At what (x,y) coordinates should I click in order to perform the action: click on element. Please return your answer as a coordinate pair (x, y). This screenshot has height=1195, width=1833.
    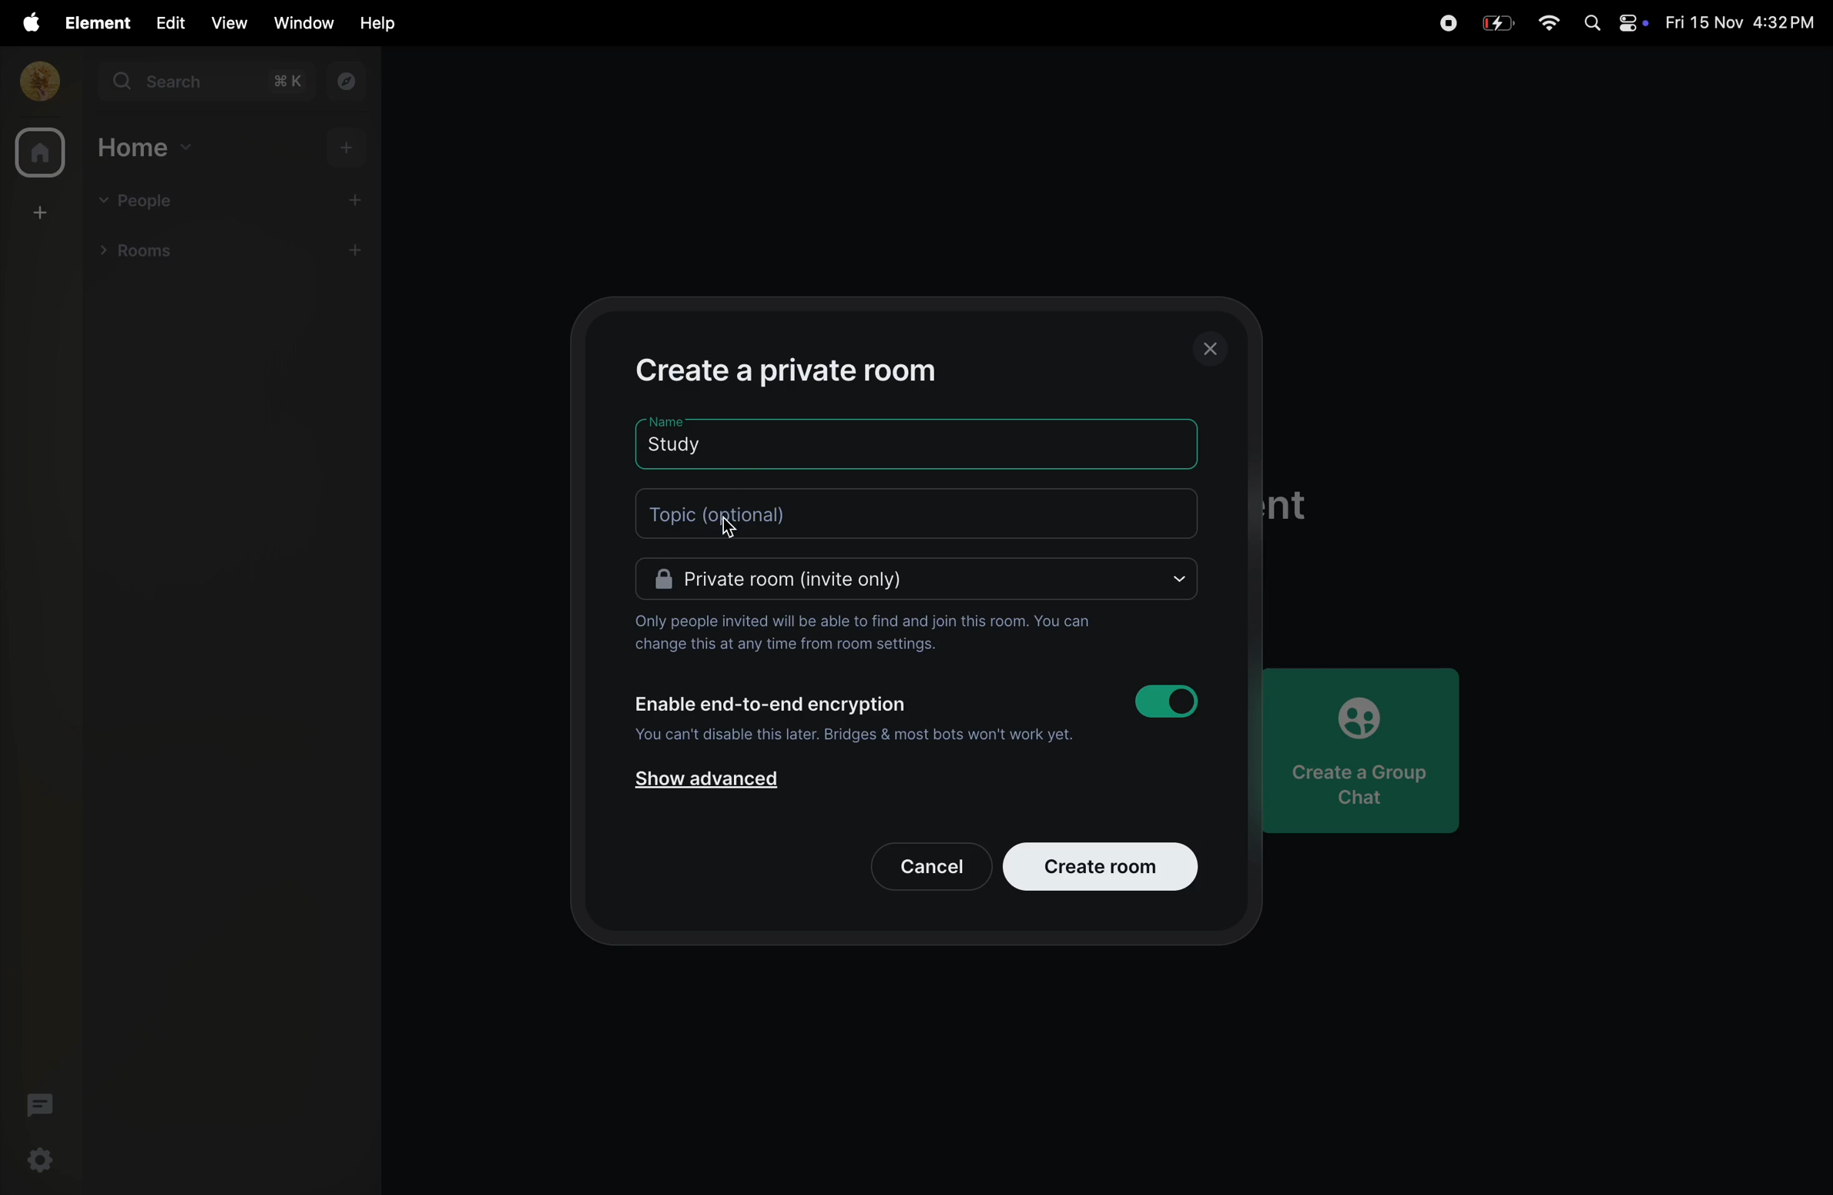
    Looking at the image, I should click on (91, 22).